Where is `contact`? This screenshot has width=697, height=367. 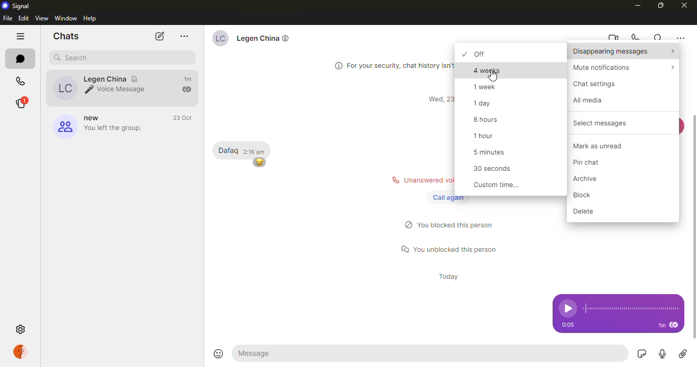
contact is located at coordinates (259, 40).